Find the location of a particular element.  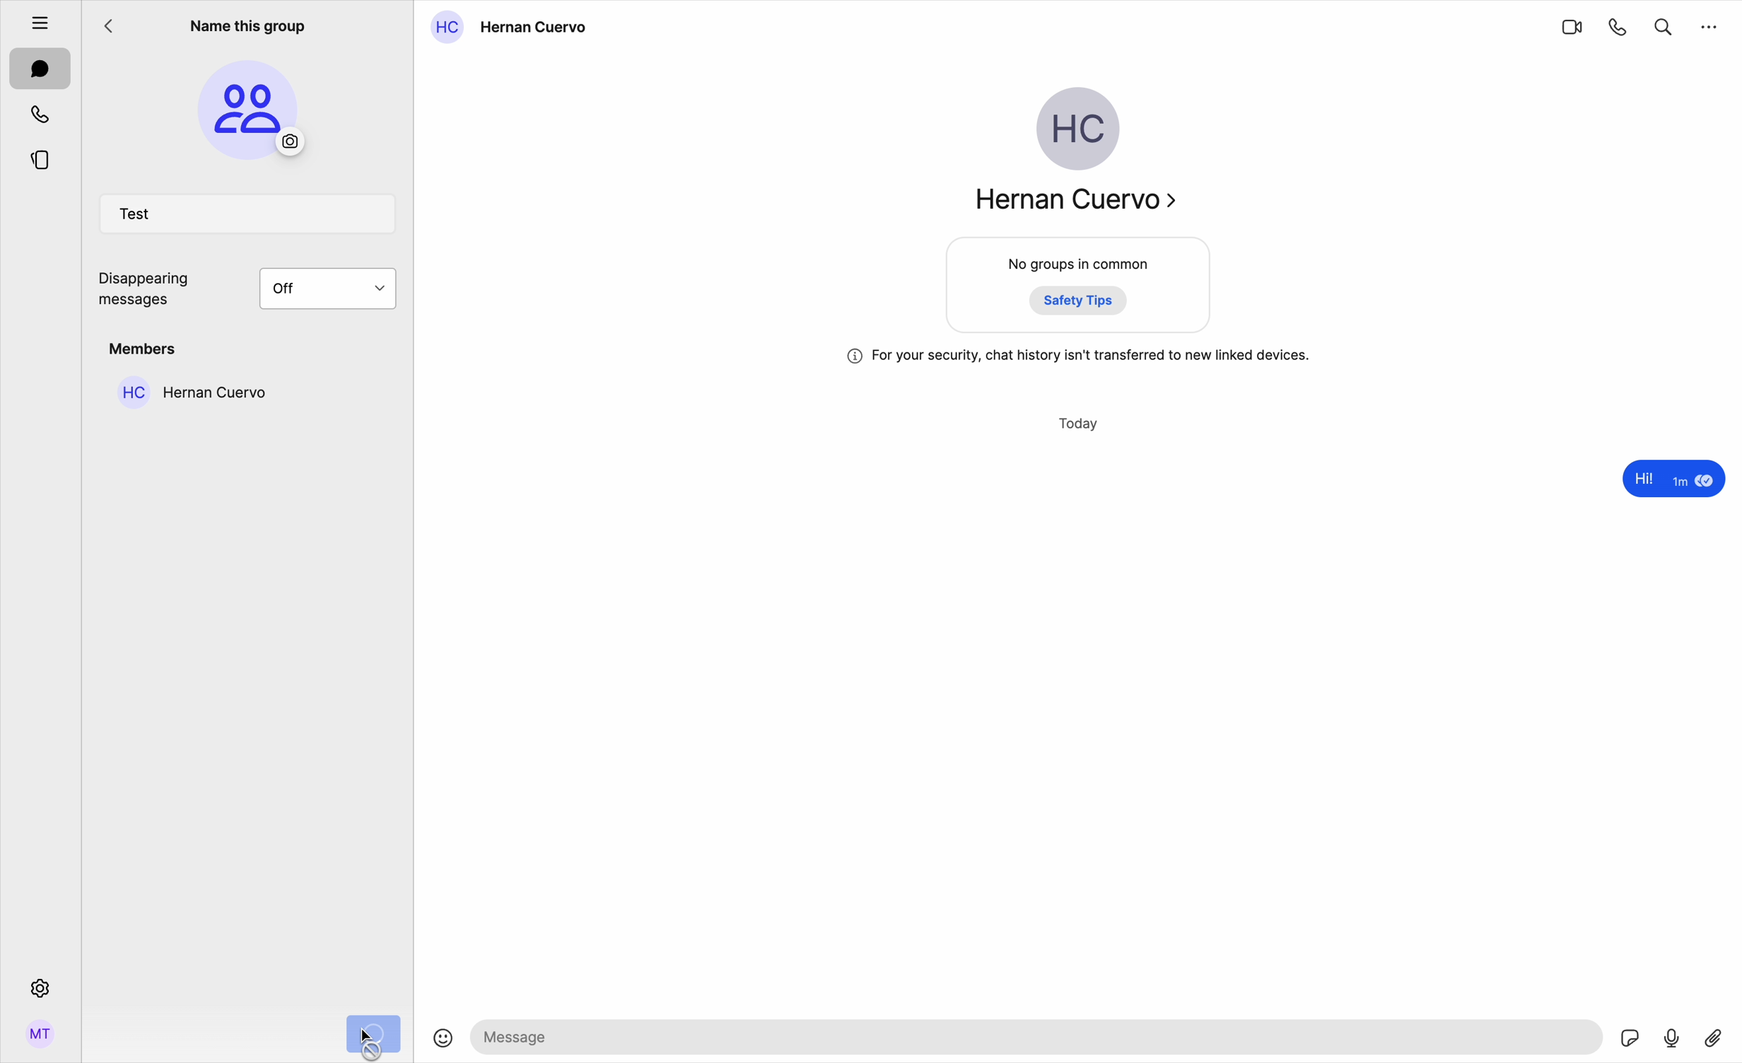

create button loading is located at coordinates (371, 1033).